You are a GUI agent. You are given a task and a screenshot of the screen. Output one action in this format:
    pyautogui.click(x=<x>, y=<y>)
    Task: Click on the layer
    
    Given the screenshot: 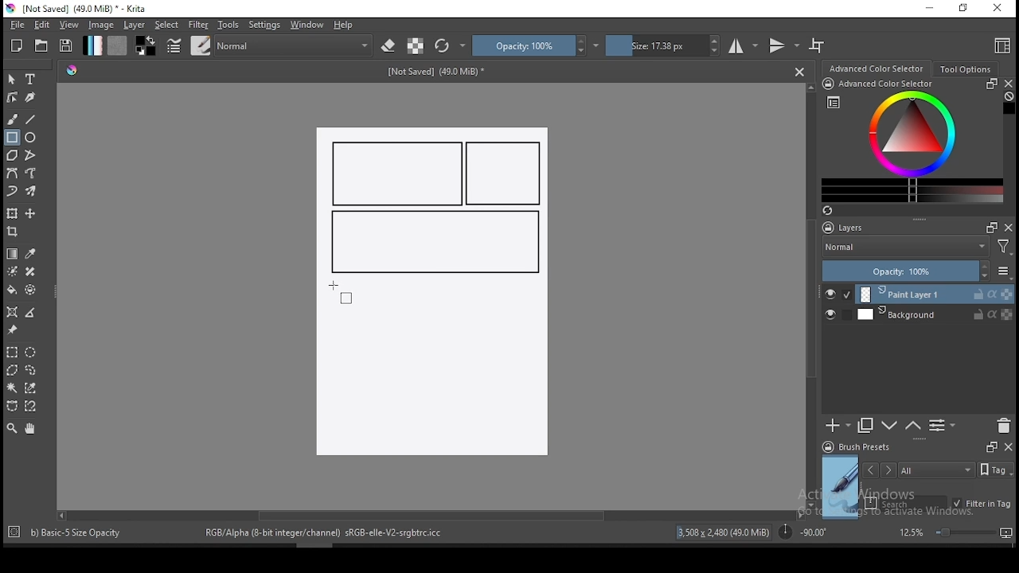 What is the action you would take?
    pyautogui.click(x=935, y=314)
    